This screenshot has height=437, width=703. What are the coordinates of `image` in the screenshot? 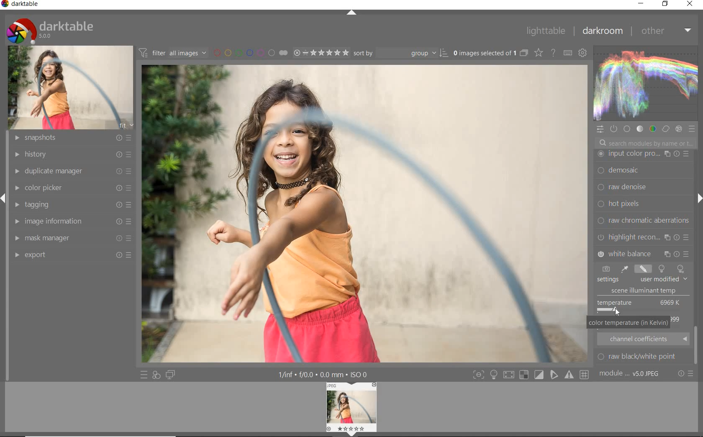 It's located at (72, 87).